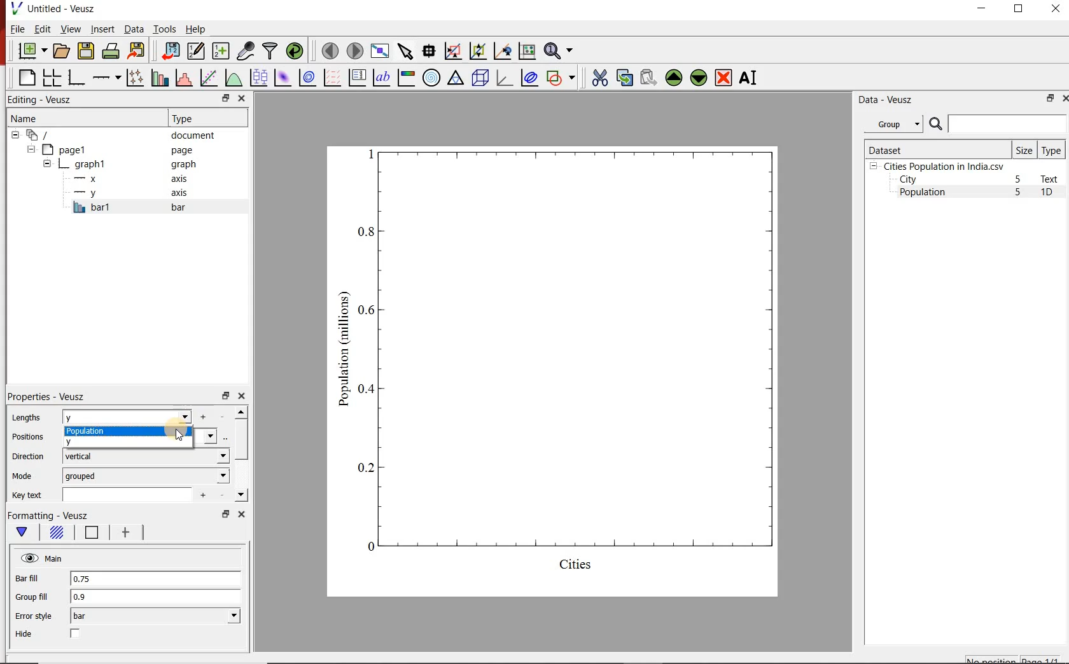 The width and height of the screenshot is (1069, 664). Describe the element at coordinates (405, 50) in the screenshot. I see `select items from the graph or scroll` at that location.